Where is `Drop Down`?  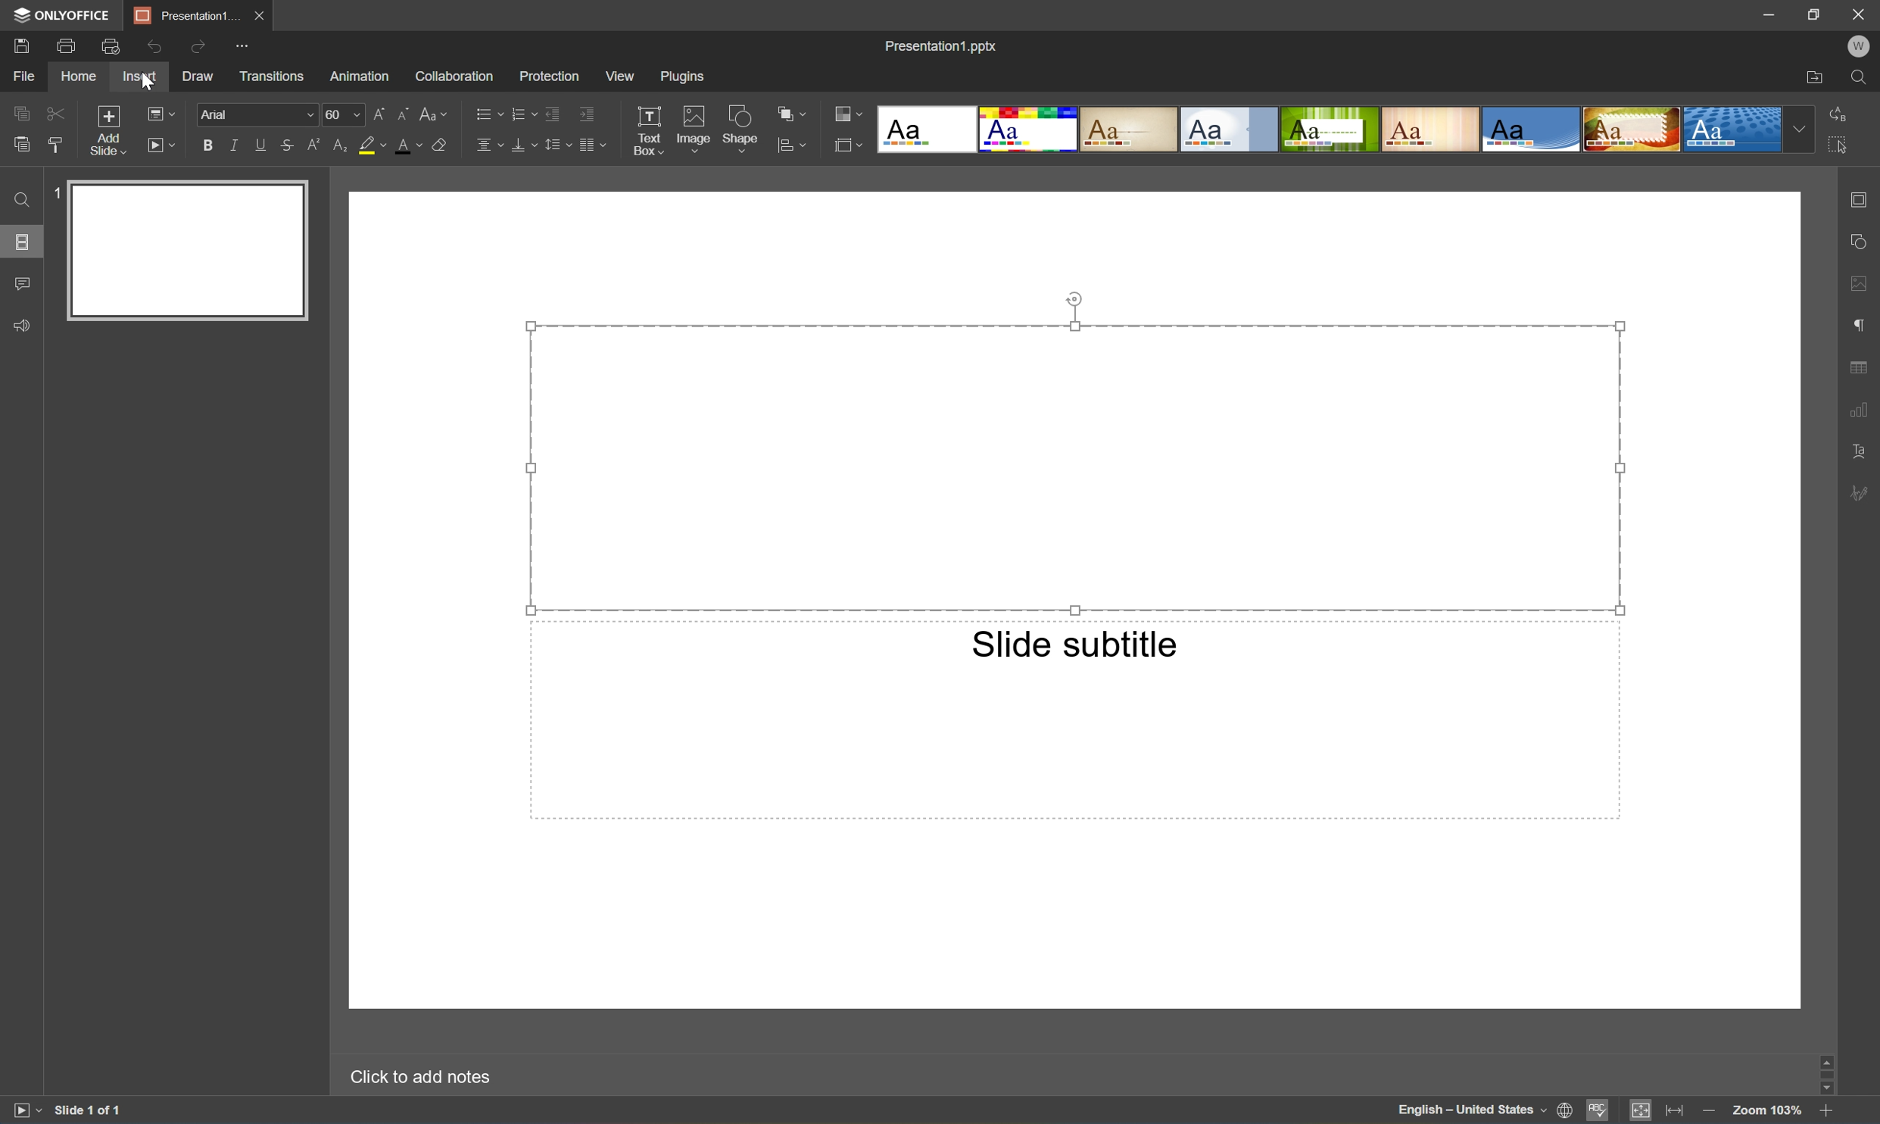 Drop Down is located at coordinates (1797, 130).